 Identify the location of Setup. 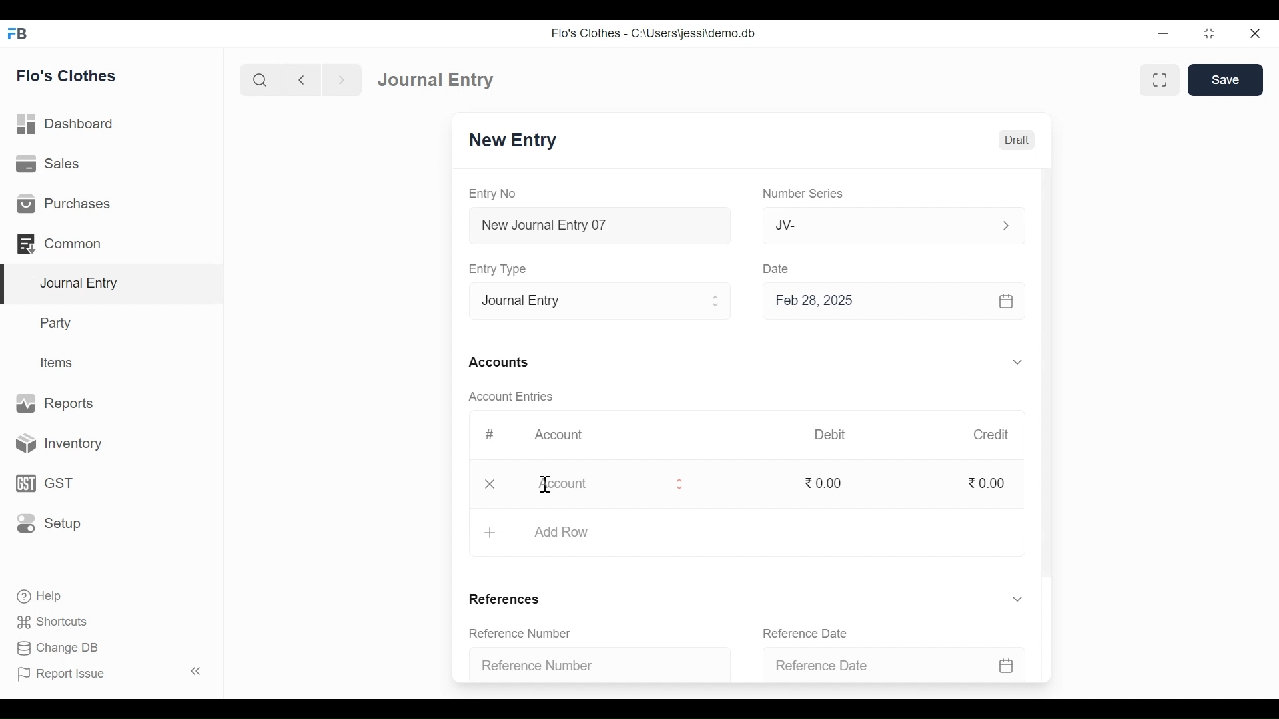
(49, 522).